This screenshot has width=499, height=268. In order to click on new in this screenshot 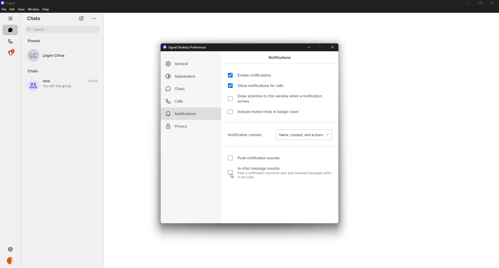, I will do `click(47, 81)`.